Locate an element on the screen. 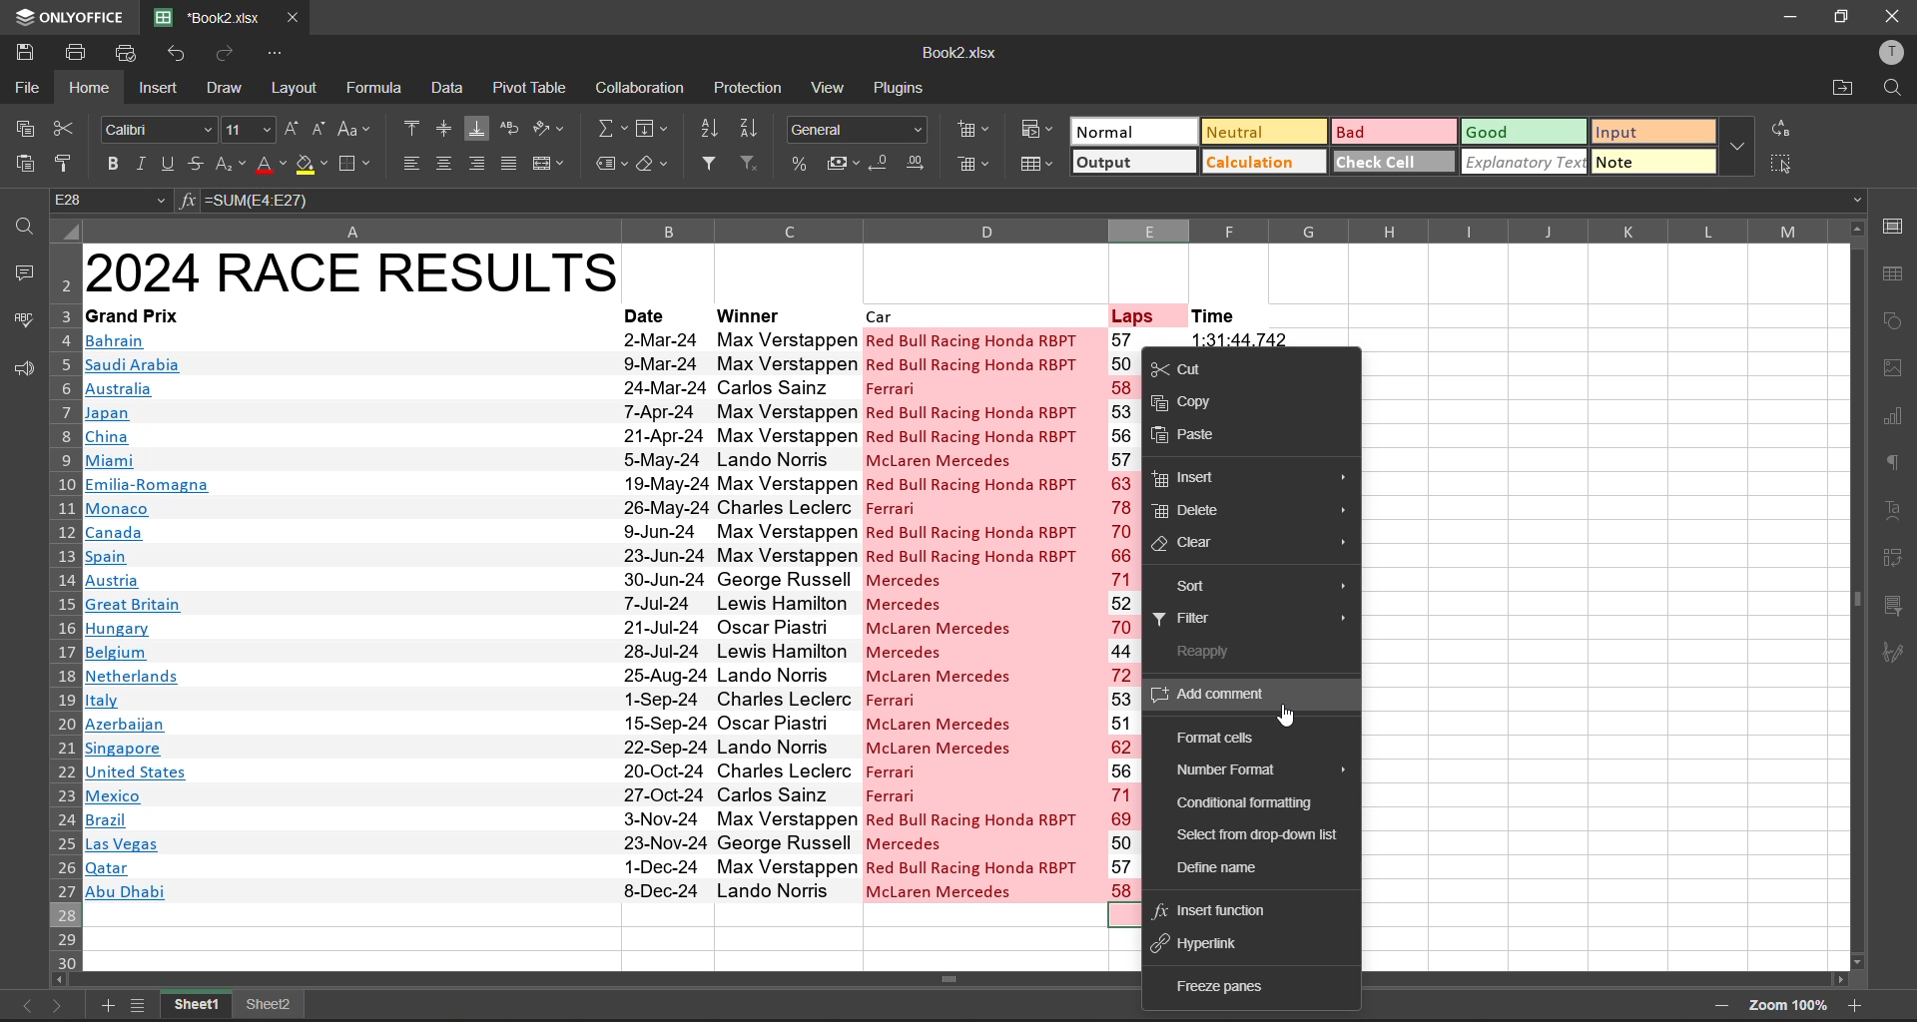 Image resolution: width=1917 pixels, height=1022 pixels. conditional formatting is located at coordinates (1037, 135).